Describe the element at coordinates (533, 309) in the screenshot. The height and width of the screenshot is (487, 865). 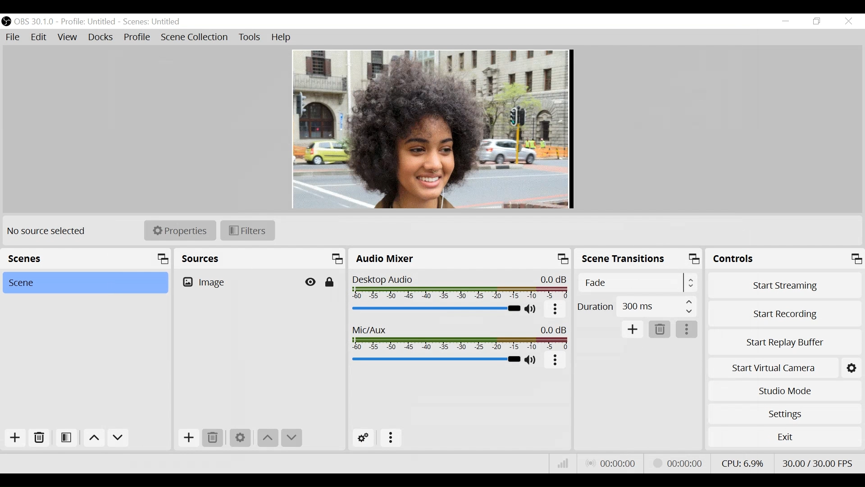
I see `(un)mute` at that location.